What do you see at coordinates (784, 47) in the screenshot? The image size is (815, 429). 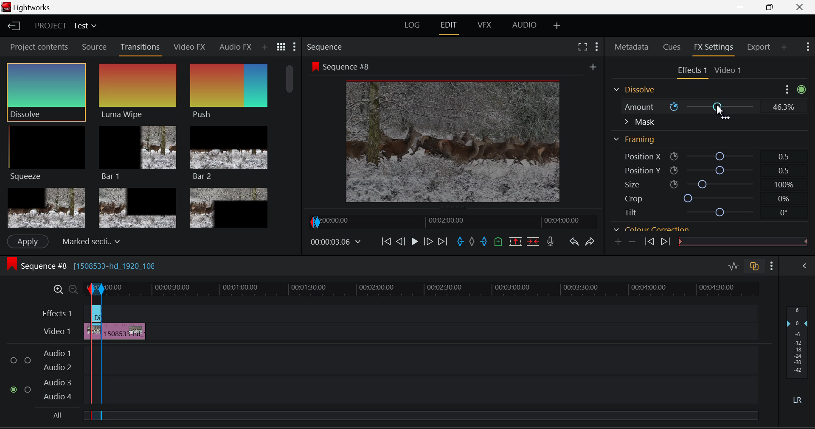 I see `Add Panel` at bounding box center [784, 47].